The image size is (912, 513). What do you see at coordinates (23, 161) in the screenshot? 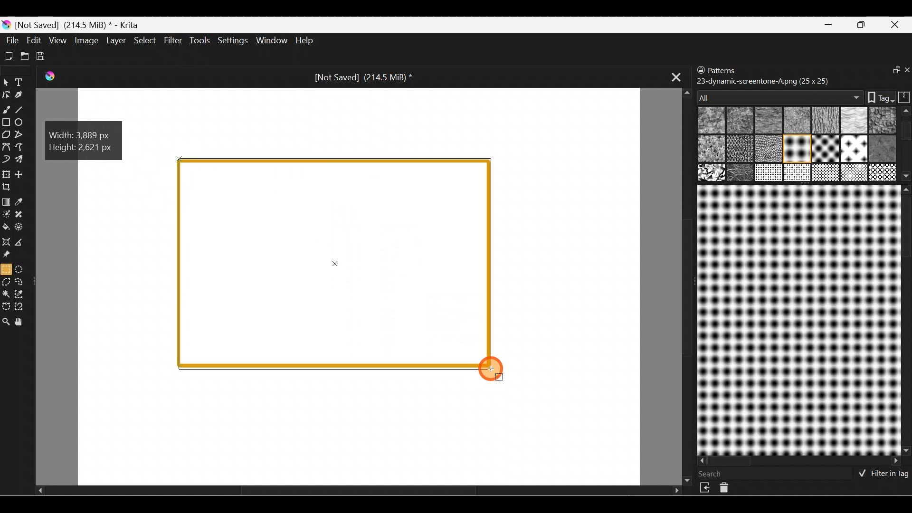
I see `Multibrush tool` at bounding box center [23, 161].